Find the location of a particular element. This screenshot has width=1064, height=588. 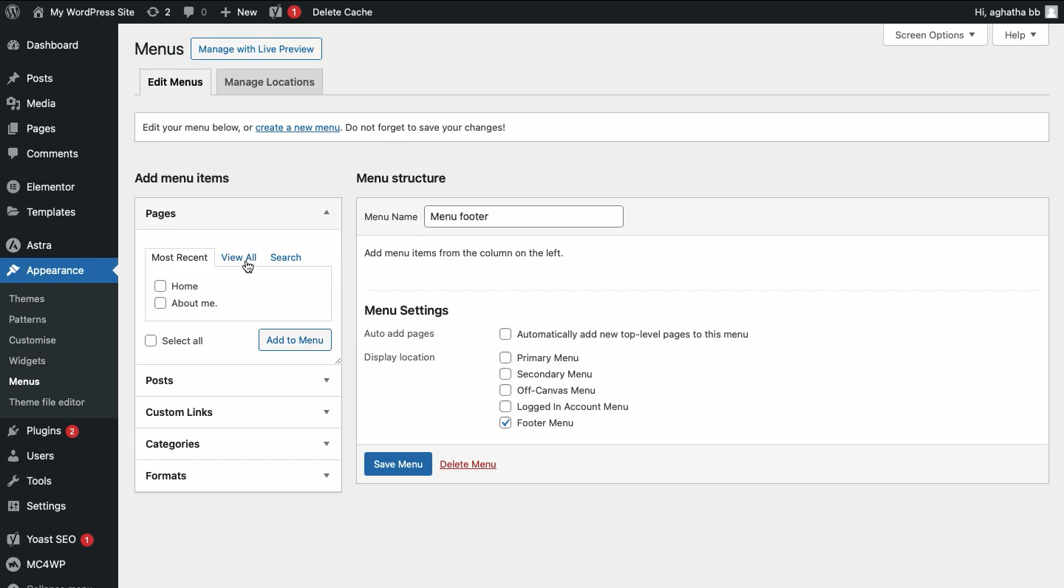

Menu name is located at coordinates (385, 216).